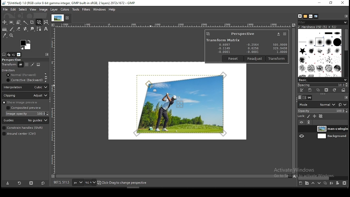 The height and width of the screenshot is (197, 350). What do you see at coordinates (26, 45) in the screenshot?
I see `colors` at bounding box center [26, 45].